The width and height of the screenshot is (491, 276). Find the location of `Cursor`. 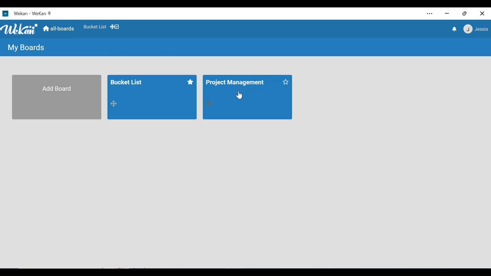

Cursor is located at coordinates (239, 95).